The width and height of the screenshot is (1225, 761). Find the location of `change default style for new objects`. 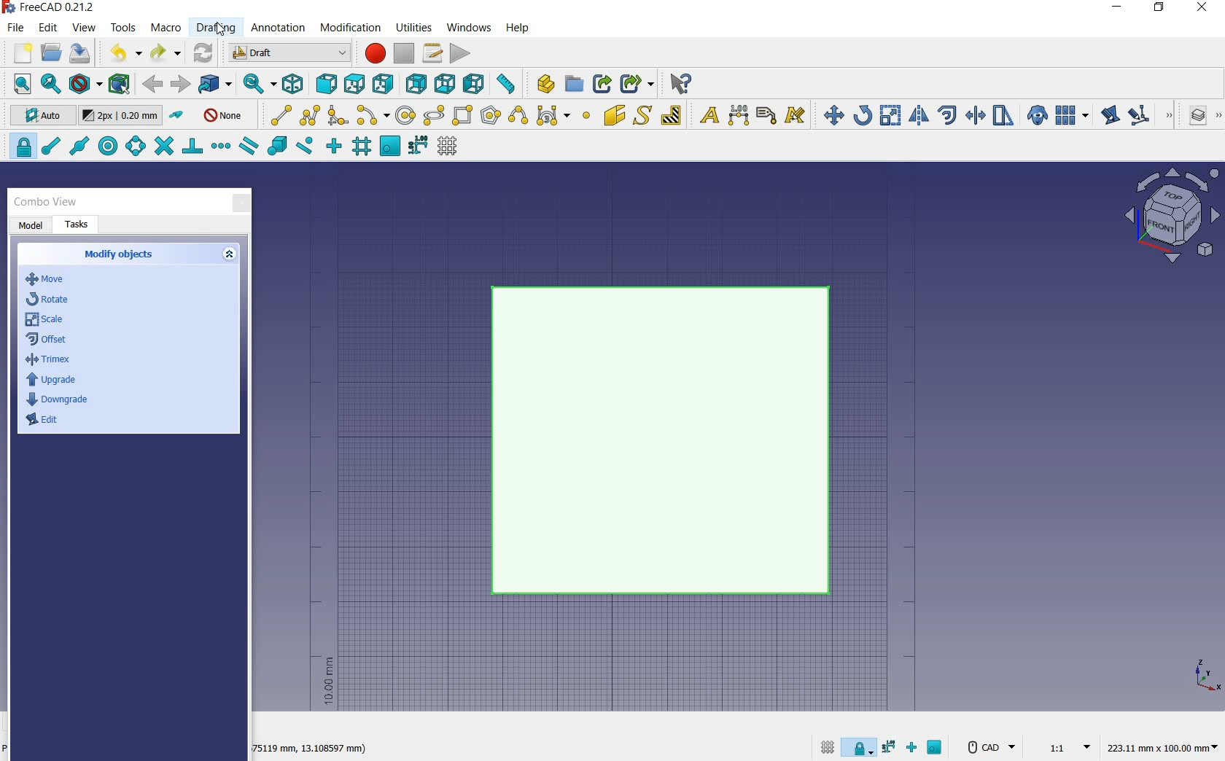

change default style for new objects is located at coordinates (122, 117).